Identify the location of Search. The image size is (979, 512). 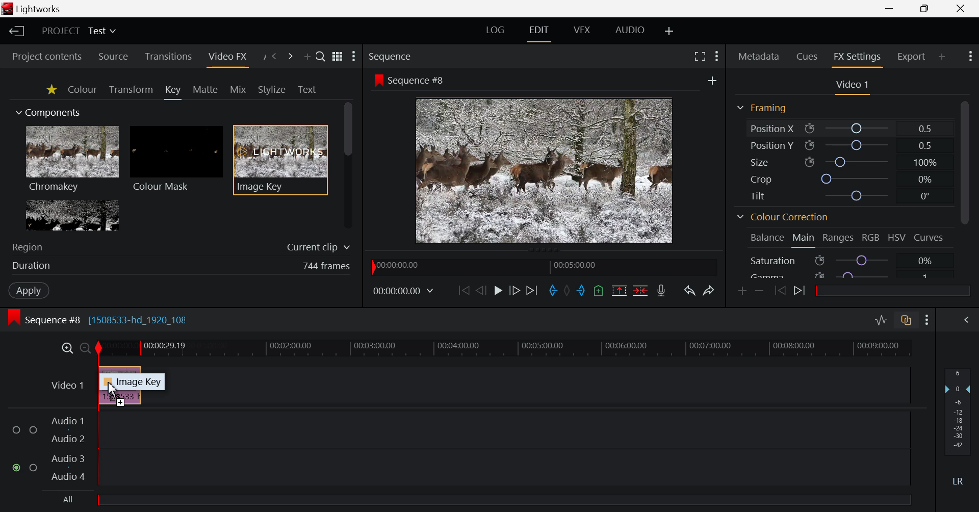
(321, 56).